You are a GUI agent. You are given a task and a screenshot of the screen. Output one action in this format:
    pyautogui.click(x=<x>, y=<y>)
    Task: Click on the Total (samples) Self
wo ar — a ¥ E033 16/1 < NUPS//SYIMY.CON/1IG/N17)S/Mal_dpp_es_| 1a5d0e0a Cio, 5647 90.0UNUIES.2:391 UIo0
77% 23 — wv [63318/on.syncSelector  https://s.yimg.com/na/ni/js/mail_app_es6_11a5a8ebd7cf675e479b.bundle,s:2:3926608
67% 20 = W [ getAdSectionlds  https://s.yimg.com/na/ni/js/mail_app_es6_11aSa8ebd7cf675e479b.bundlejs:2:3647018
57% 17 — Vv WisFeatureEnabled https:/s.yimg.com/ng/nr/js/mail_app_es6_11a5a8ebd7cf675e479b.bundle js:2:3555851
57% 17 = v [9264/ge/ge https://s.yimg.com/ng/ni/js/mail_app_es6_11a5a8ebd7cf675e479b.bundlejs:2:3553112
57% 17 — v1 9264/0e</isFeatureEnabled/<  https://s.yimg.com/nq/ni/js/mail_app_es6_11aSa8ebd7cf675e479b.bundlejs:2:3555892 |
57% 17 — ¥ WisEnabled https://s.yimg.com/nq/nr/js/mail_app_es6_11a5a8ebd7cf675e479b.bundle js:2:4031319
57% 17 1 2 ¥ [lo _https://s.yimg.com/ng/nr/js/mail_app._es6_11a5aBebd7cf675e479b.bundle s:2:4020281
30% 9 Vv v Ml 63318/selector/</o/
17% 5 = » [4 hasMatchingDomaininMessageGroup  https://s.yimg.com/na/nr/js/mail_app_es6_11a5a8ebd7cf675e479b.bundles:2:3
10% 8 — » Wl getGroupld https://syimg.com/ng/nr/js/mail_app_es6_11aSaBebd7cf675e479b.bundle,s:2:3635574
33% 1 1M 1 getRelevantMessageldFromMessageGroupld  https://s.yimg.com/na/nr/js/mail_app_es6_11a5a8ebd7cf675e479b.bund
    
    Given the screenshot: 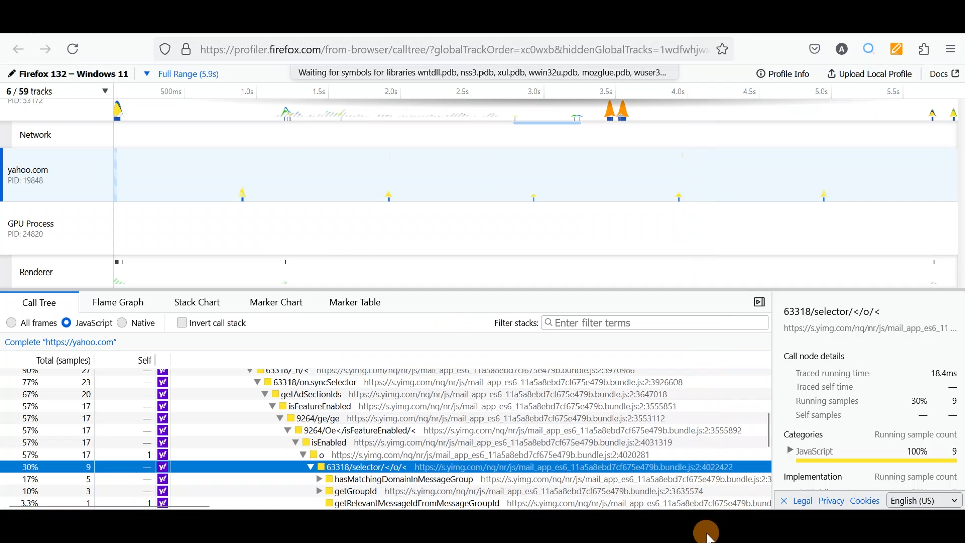 What is the action you would take?
    pyautogui.click(x=389, y=432)
    